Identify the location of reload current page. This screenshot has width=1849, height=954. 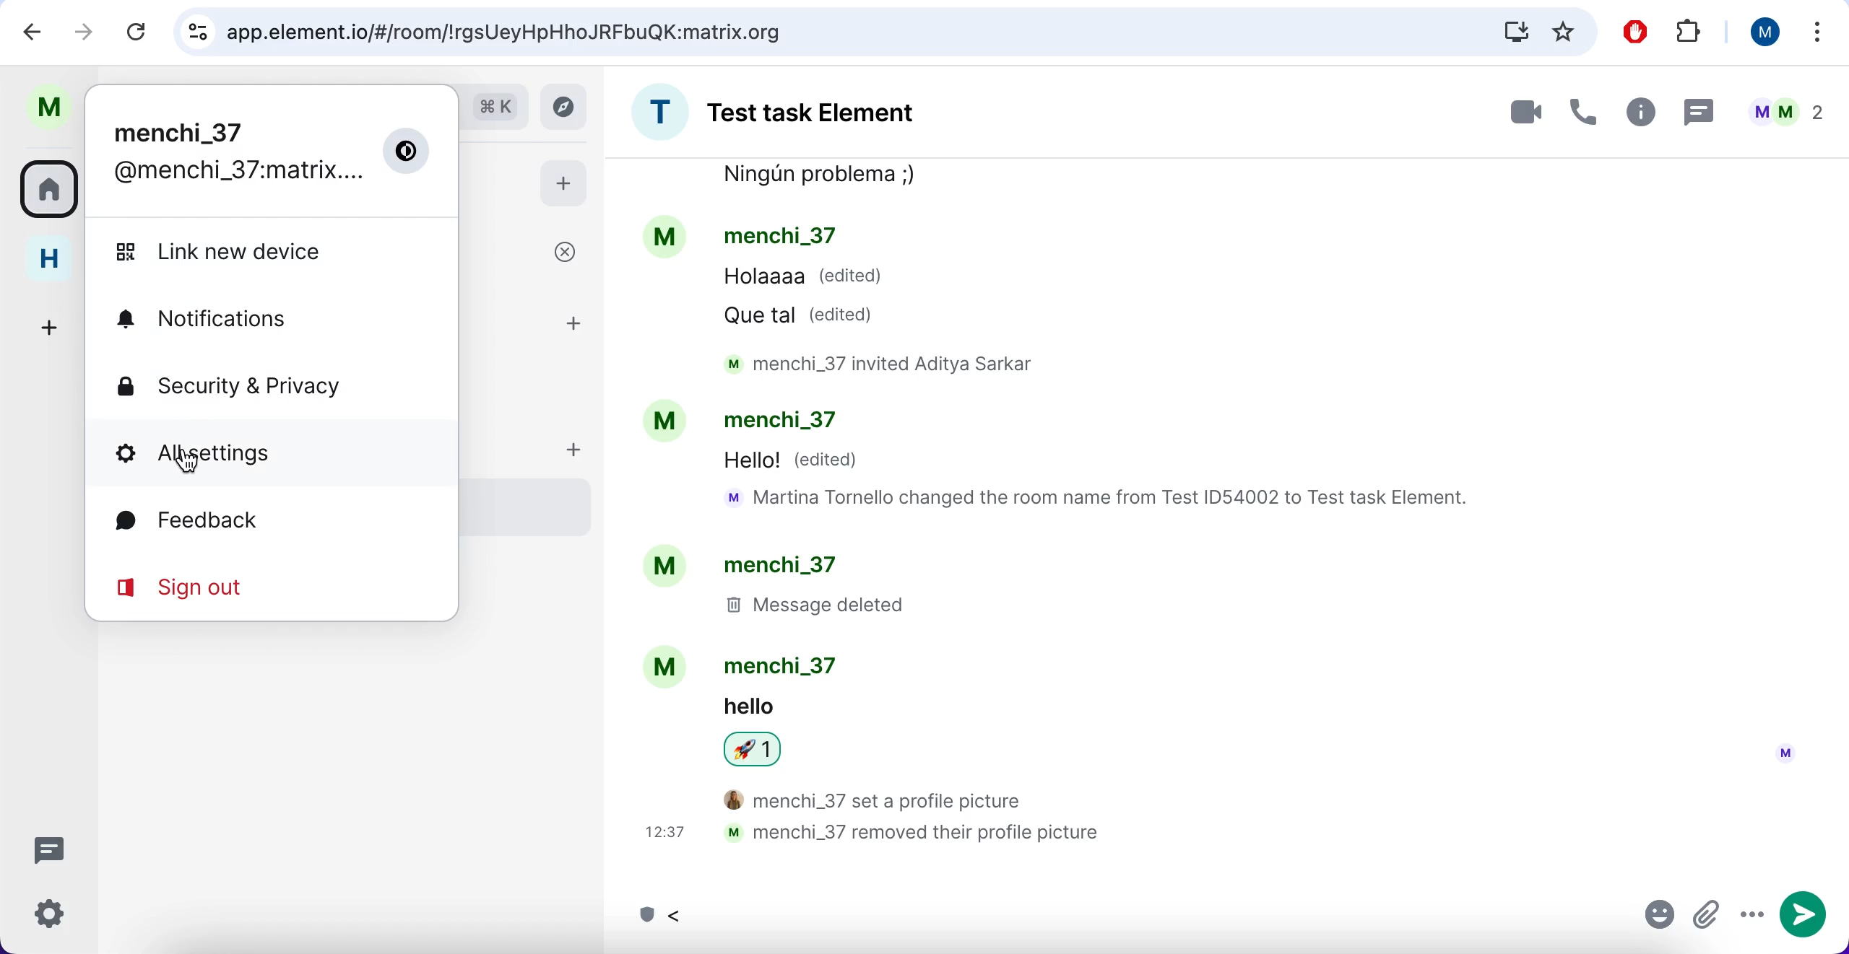
(134, 32).